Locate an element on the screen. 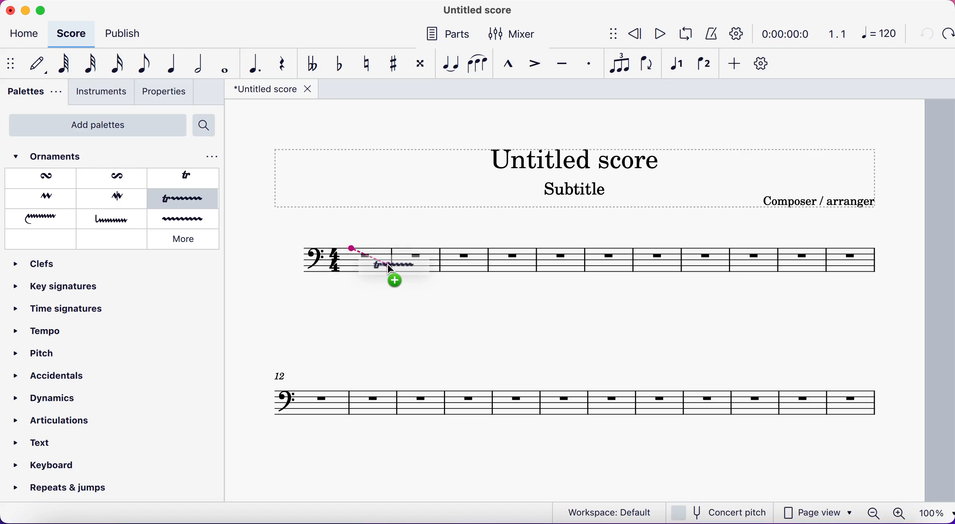 This screenshot has height=524, width=955. metronome is located at coordinates (710, 34).